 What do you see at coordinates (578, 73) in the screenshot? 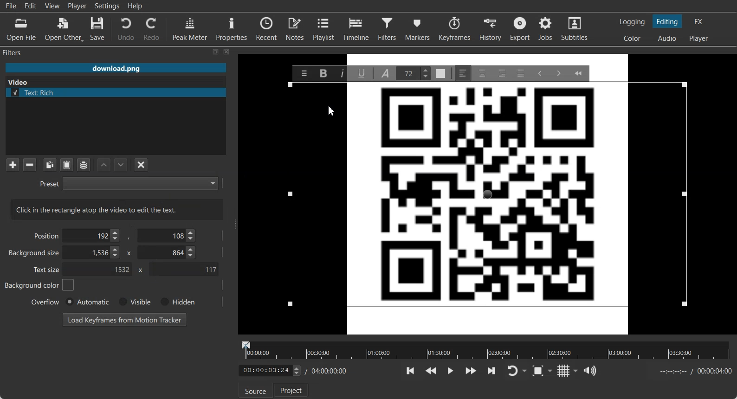
I see `Collapse Toolbar` at bounding box center [578, 73].